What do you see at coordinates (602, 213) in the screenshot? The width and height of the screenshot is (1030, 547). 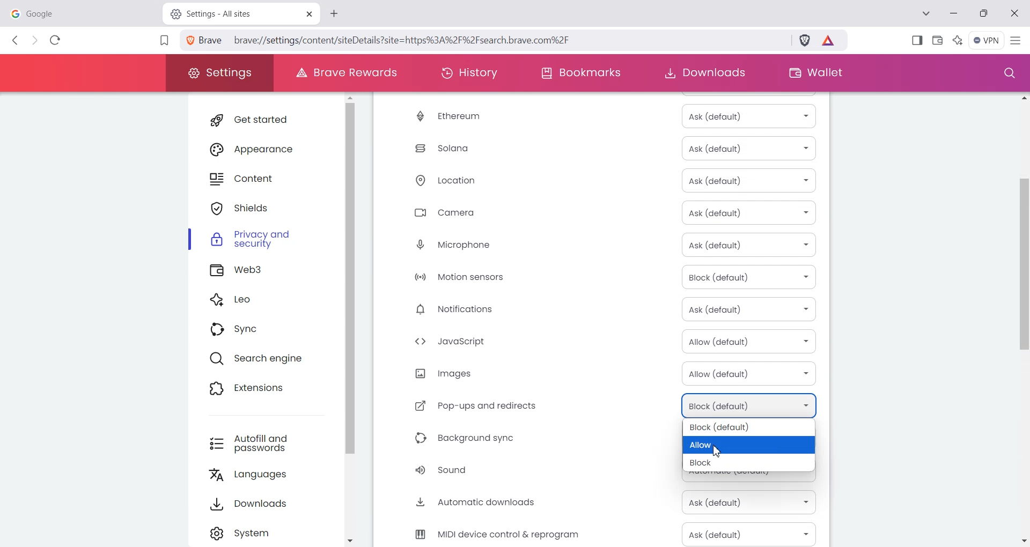 I see `Camera Ask (Default)` at bounding box center [602, 213].